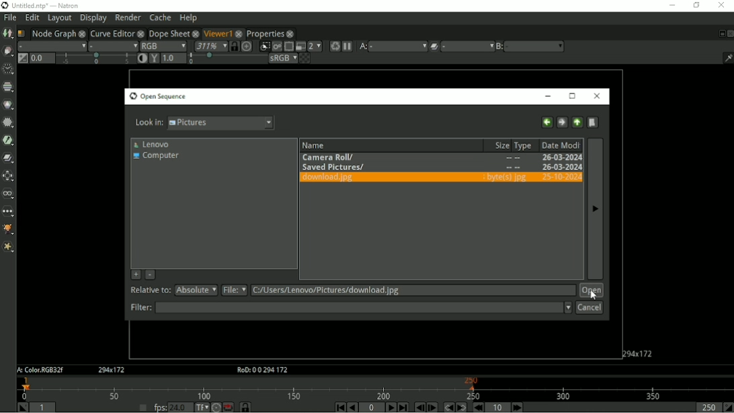  What do you see at coordinates (53, 33) in the screenshot?
I see `Node Graph` at bounding box center [53, 33].